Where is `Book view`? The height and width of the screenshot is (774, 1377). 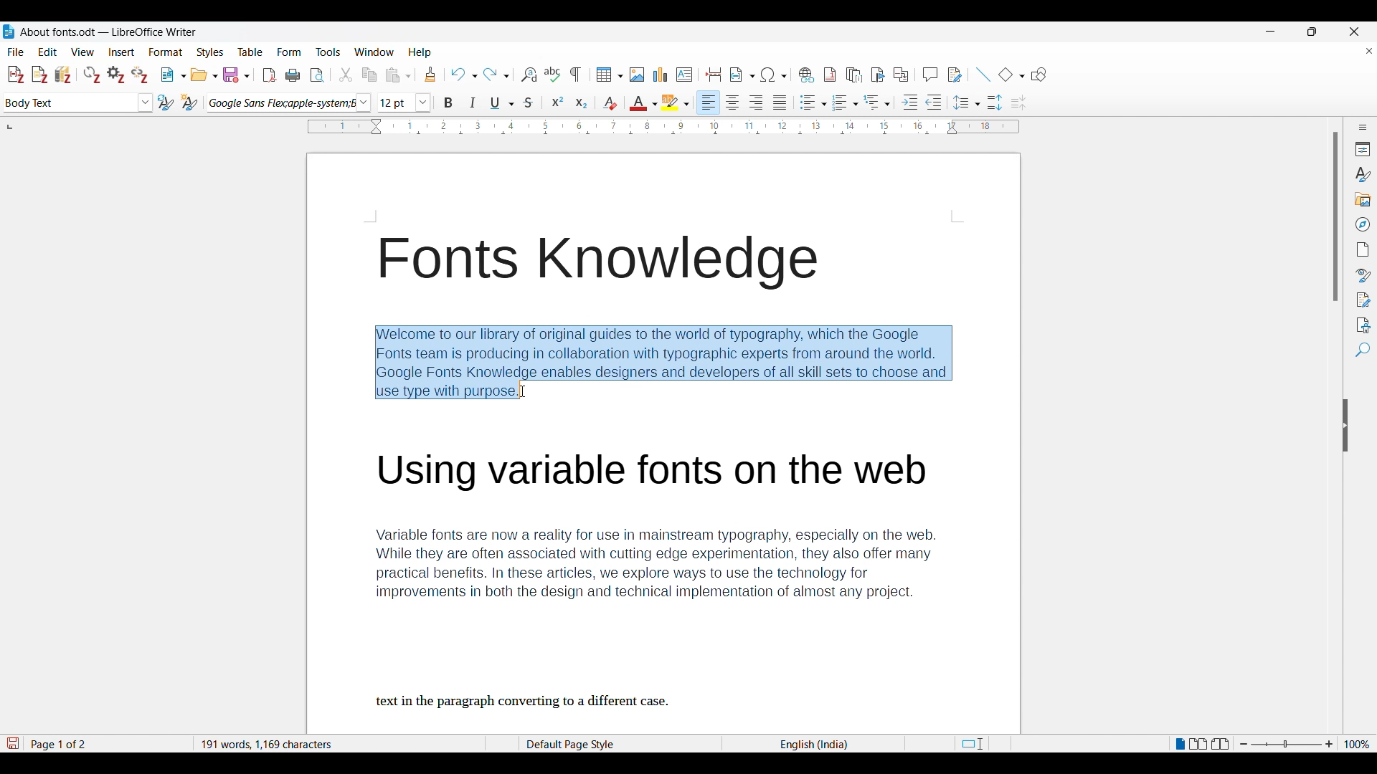 Book view is located at coordinates (1220, 743).